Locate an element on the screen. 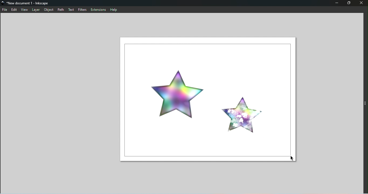 This screenshot has height=194, width=368. Canvas is located at coordinates (209, 99).